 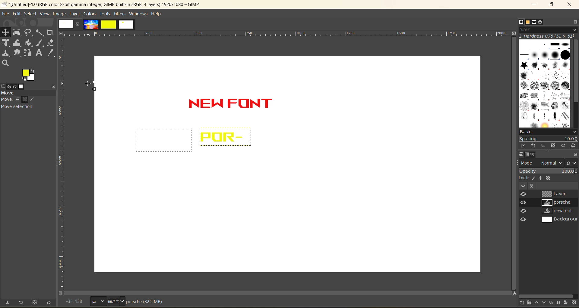 I want to click on document history, so click(x=544, y=22).